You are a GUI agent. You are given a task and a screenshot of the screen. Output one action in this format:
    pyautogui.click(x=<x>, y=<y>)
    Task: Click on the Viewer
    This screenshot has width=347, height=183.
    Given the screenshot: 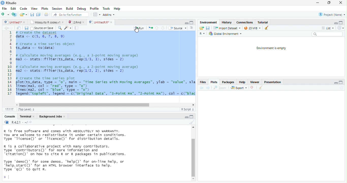 What is the action you would take?
    pyautogui.click(x=255, y=82)
    